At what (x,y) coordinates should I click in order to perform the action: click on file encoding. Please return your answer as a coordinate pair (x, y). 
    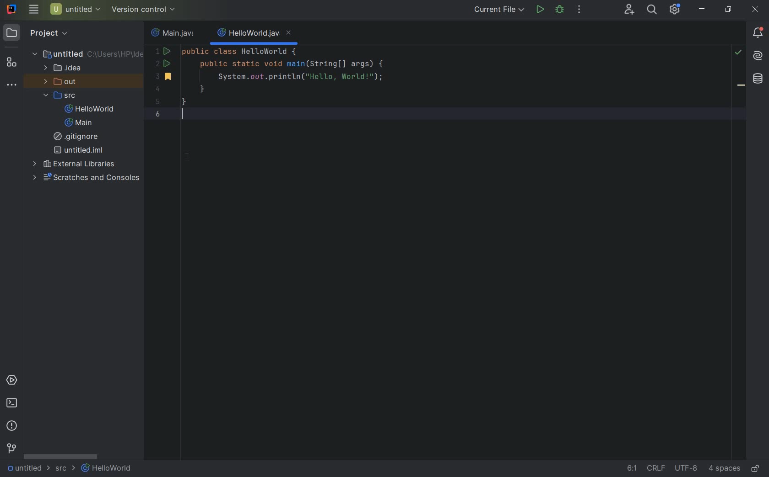
    Looking at the image, I should click on (687, 469).